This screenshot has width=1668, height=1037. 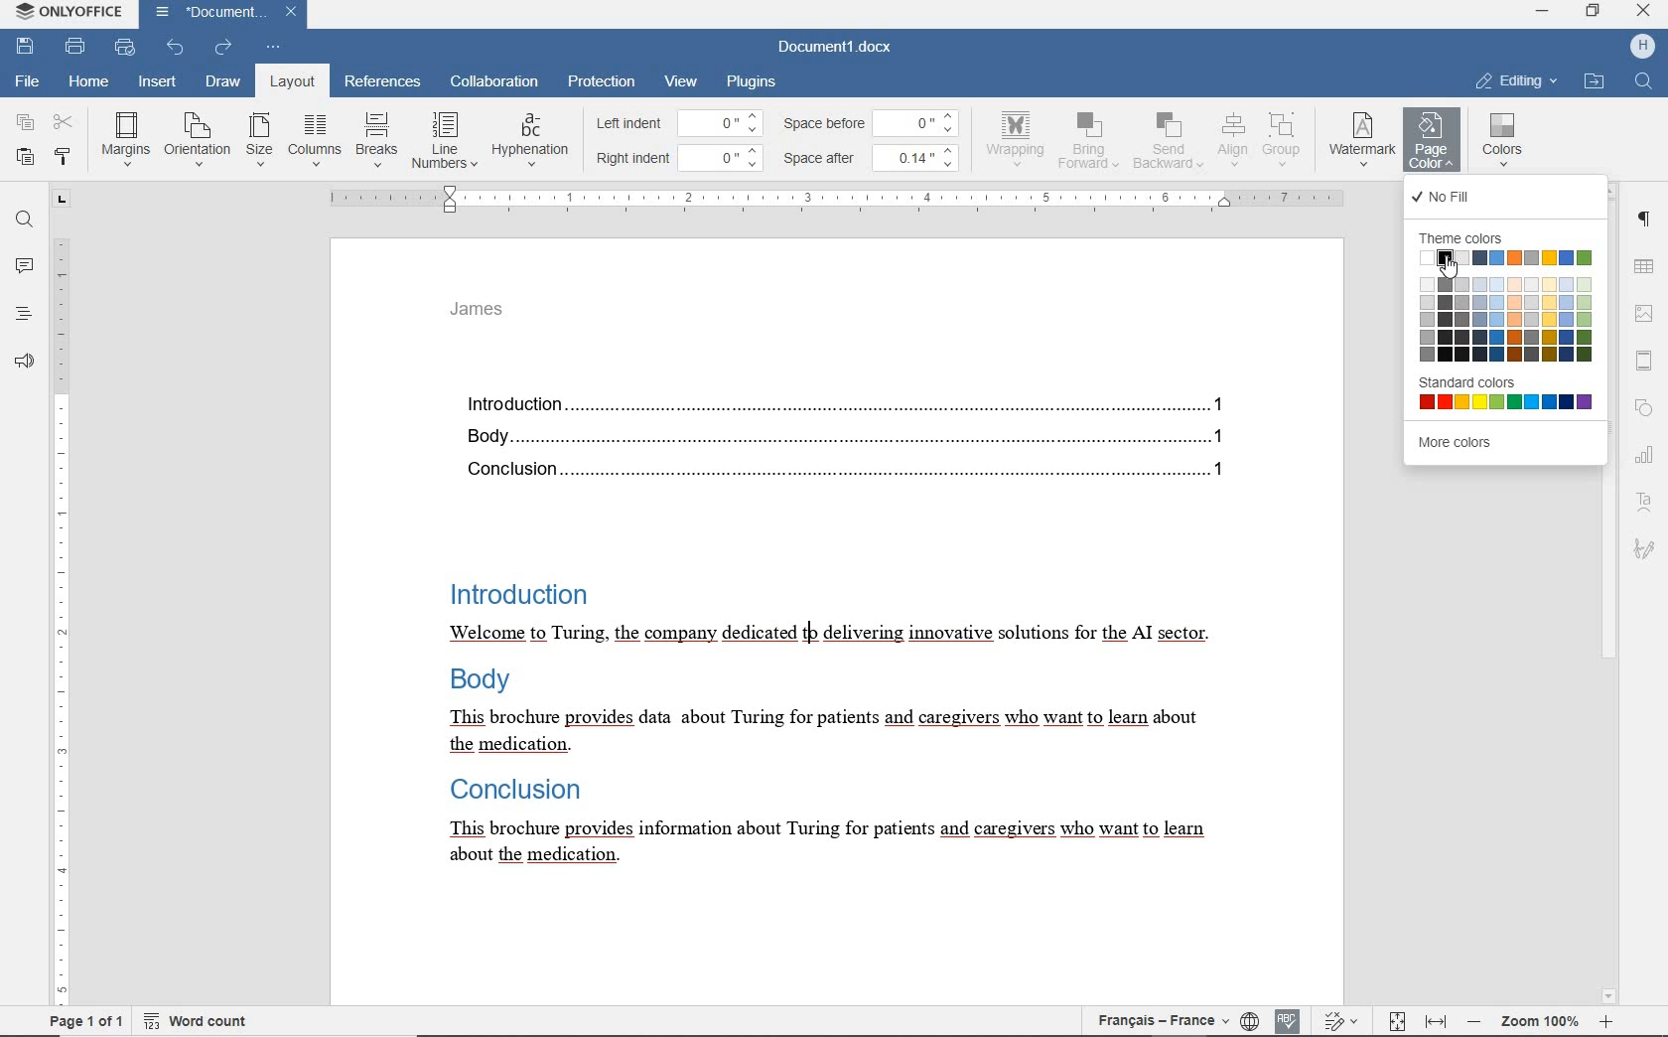 I want to click on columns, so click(x=314, y=143).